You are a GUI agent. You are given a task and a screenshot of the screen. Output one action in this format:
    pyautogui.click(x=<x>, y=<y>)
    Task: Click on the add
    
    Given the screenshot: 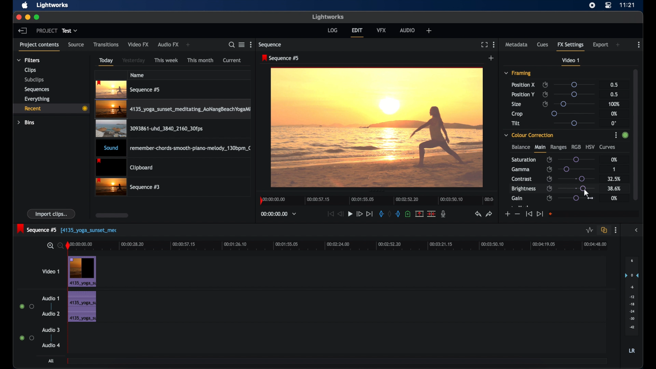 What is the action you would take?
    pyautogui.click(x=618, y=45)
    